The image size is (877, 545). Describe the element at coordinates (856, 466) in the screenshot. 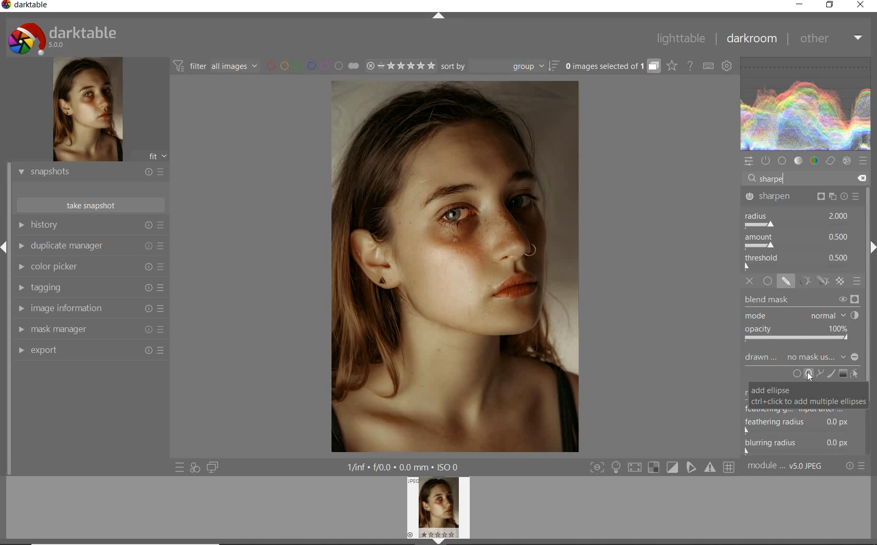

I see `reset or presets & preferences` at that location.